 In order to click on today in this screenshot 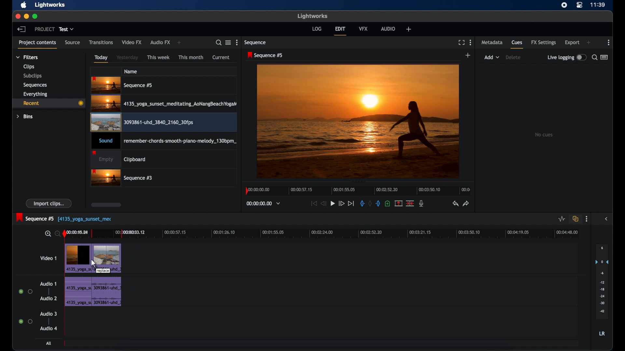, I will do `click(101, 59)`.